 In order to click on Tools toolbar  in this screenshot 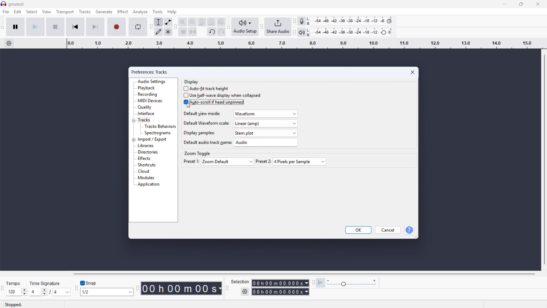, I will do `click(151, 27)`.